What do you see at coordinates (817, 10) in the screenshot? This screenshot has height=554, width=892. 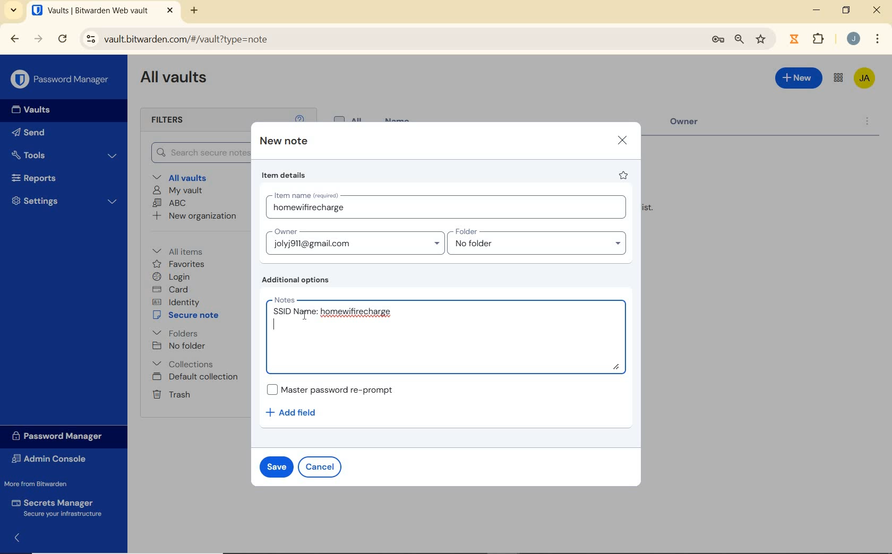 I see `minimize` at bounding box center [817, 10].